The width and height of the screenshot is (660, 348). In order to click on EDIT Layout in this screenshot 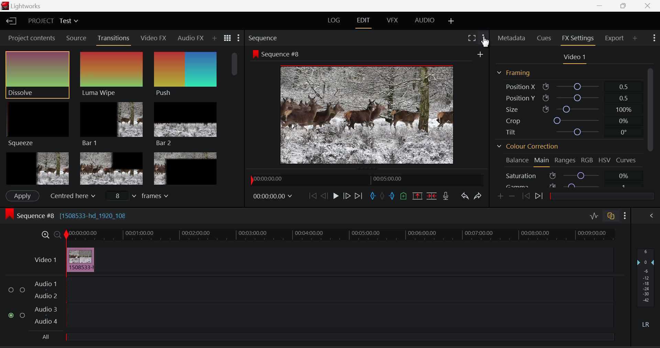, I will do `click(363, 22)`.